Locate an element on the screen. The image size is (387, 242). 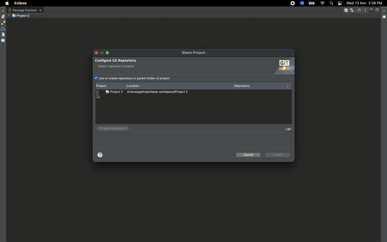
Focus on active task is located at coordinates (359, 10).